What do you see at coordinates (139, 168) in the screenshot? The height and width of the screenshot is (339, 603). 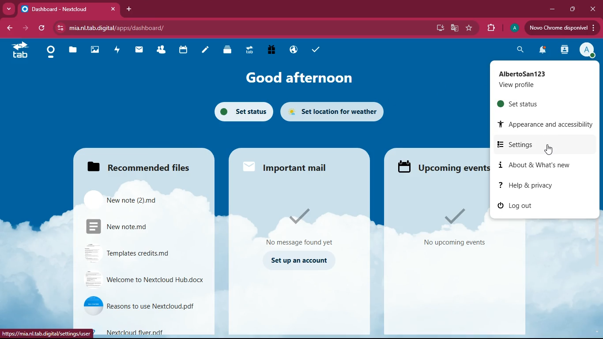 I see `files` at bounding box center [139, 168].